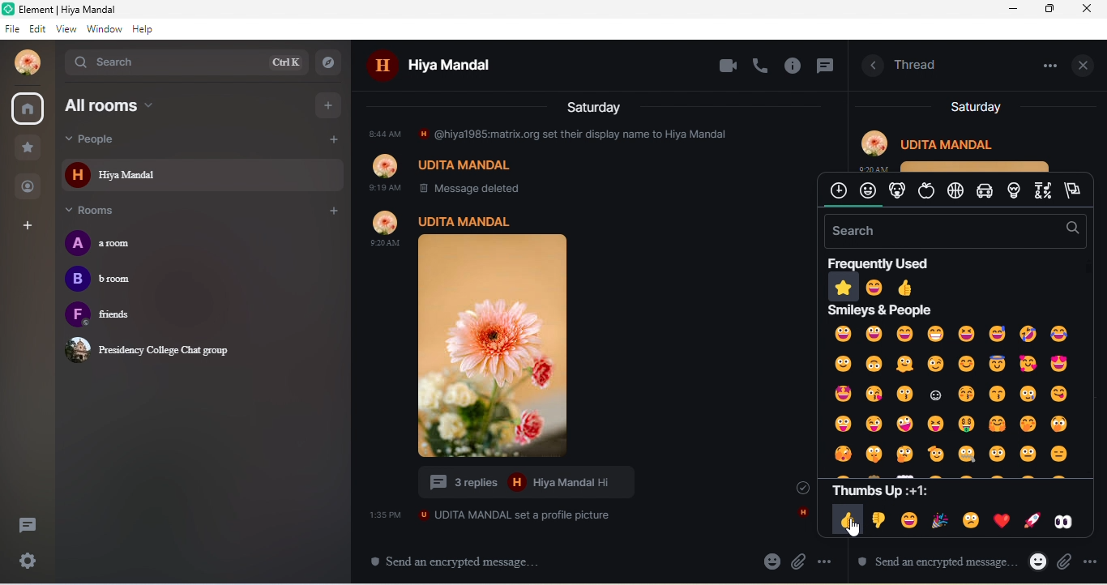 The height and width of the screenshot is (585, 1107). What do you see at coordinates (596, 106) in the screenshot?
I see `Saturday` at bounding box center [596, 106].